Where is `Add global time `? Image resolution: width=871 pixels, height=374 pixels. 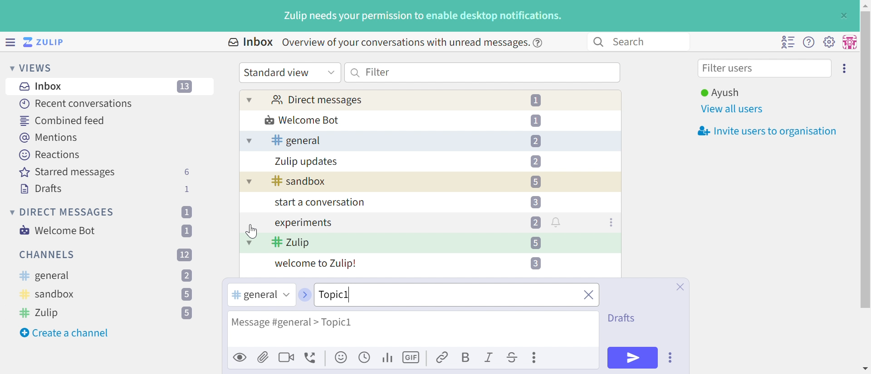
Add global time  is located at coordinates (366, 357).